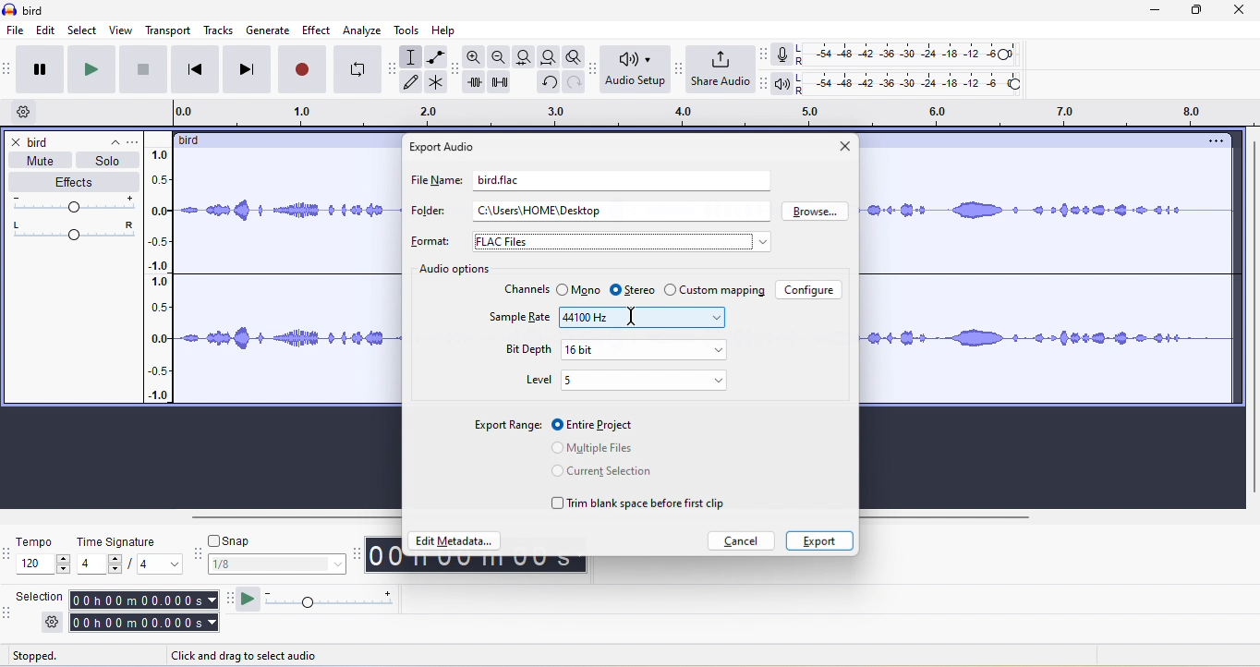 This screenshot has width=1260, height=667. Describe the element at coordinates (915, 85) in the screenshot. I see `playback level` at that location.